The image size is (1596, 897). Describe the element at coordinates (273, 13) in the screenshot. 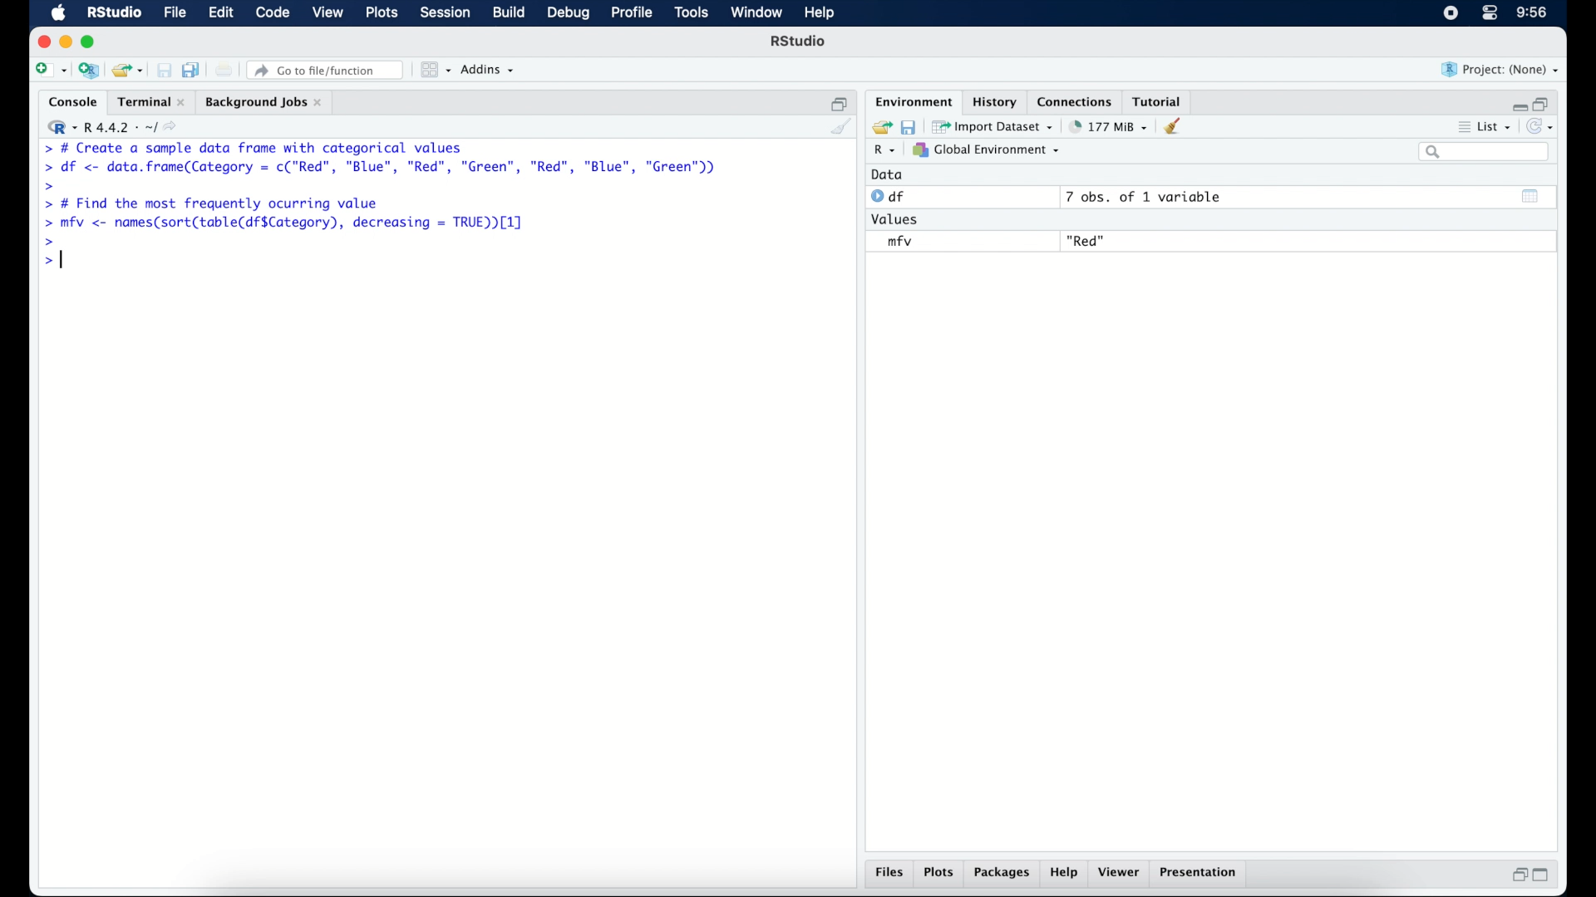

I see `code` at that location.